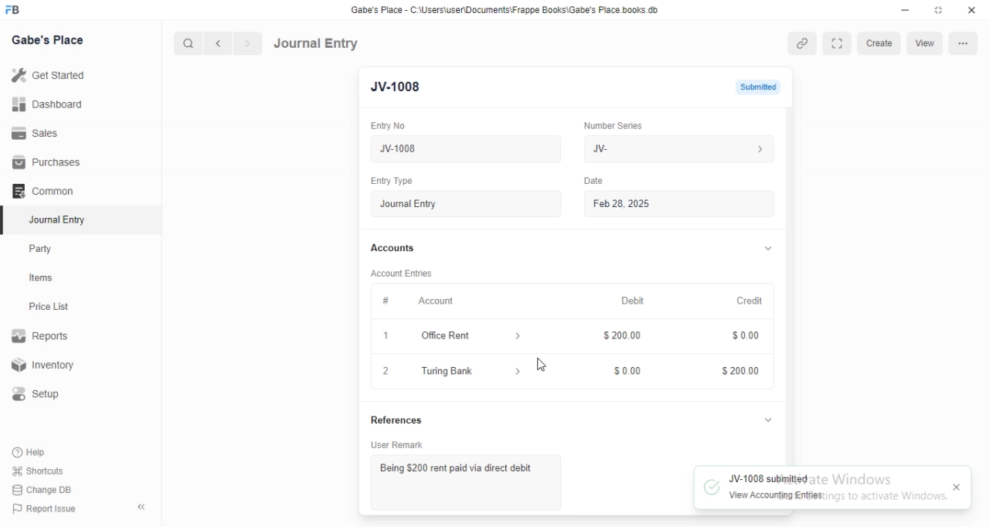 This screenshot has height=527, width=989. Describe the element at coordinates (384, 336) in the screenshot. I see `1` at that location.